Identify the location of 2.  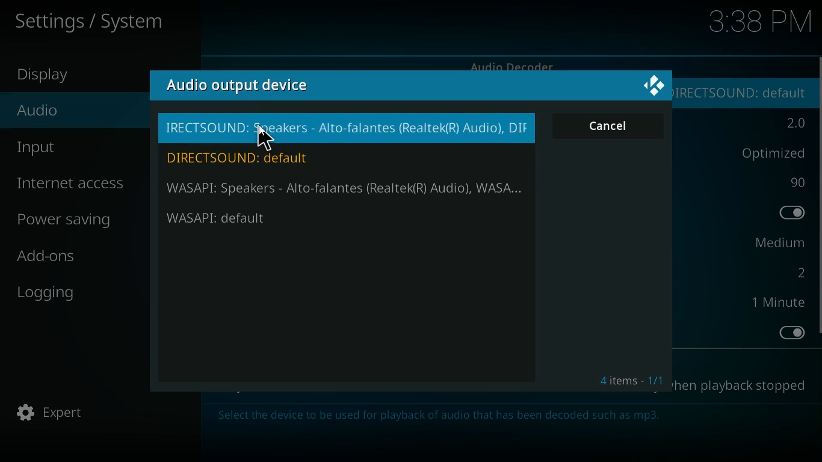
(799, 273).